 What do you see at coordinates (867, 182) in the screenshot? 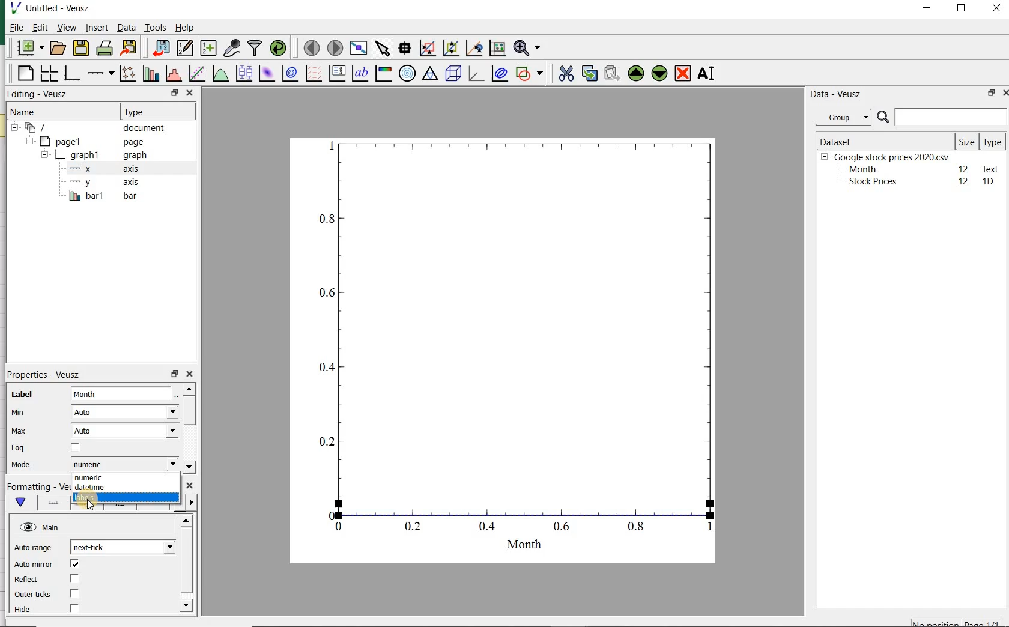
I see `Stock prices` at bounding box center [867, 182].